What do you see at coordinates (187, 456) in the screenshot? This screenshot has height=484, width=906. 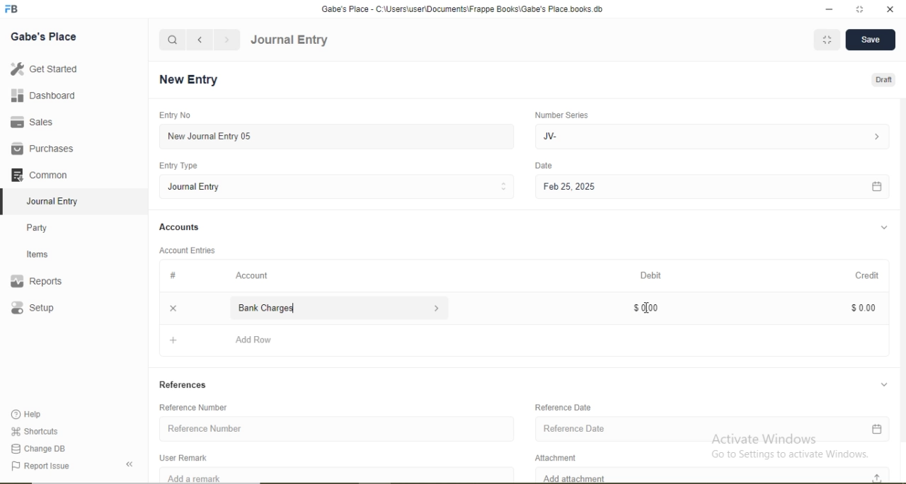 I see `User Remark` at bounding box center [187, 456].